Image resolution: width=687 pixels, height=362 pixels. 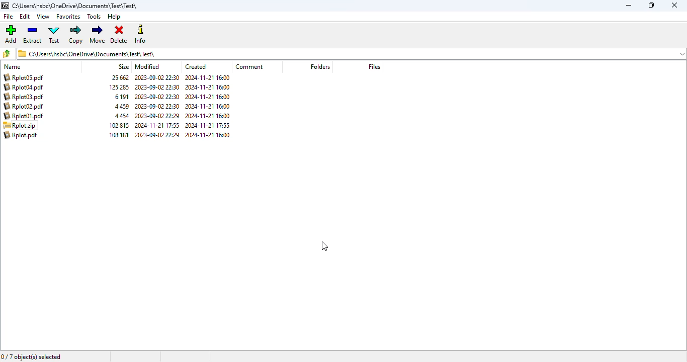 What do you see at coordinates (156, 107) in the screenshot?
I see `2023-09-02 22:30` at bounding box center [156, 107].